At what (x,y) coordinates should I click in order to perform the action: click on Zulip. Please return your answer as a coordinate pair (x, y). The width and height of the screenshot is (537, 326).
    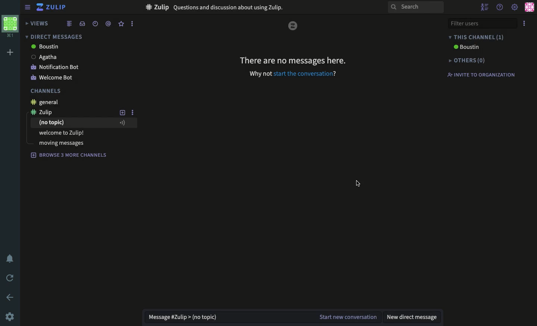
    Looking at the image, I should click on (57, 7).